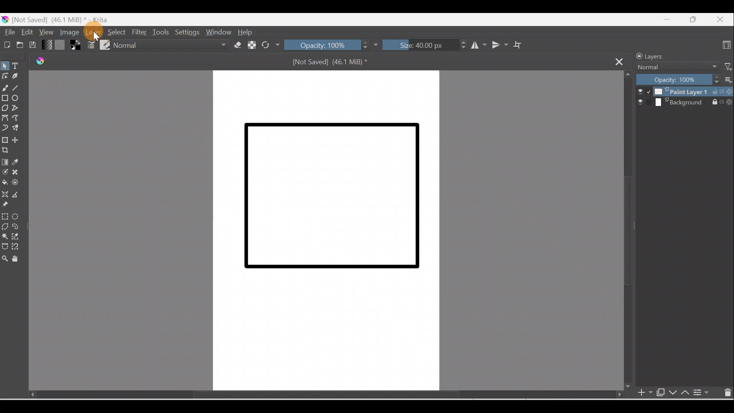  Describe the element at coordinates (687, 393) in the screenshot. I see `Move layer/mask up` at that location.